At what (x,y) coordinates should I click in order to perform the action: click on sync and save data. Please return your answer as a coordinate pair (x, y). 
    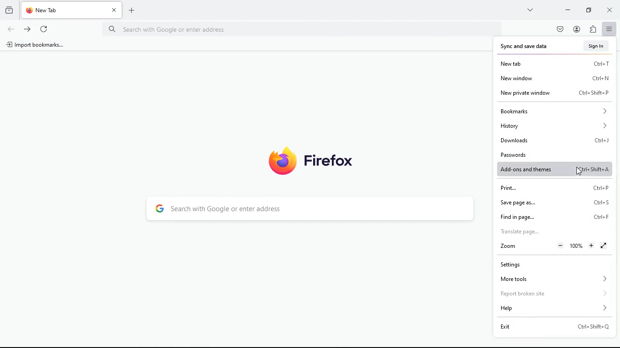
    Looking at the image, I should click on (529, 46).